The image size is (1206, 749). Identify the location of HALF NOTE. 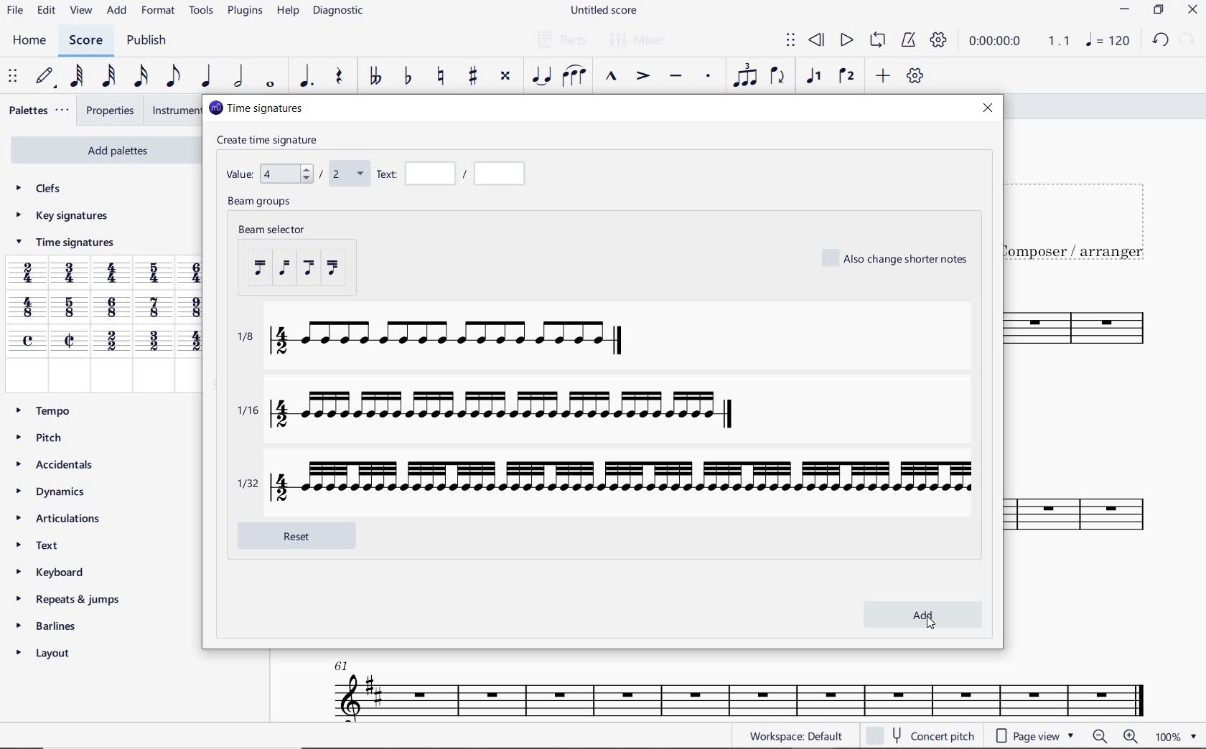
(238, 77).